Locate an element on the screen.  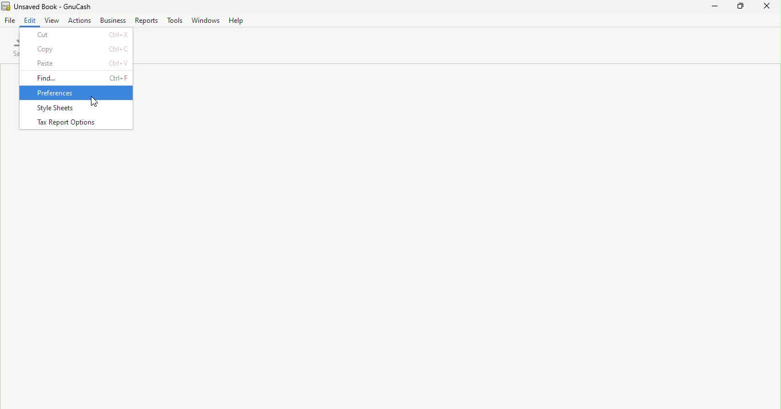
Find is located at coordinates (77, 79).